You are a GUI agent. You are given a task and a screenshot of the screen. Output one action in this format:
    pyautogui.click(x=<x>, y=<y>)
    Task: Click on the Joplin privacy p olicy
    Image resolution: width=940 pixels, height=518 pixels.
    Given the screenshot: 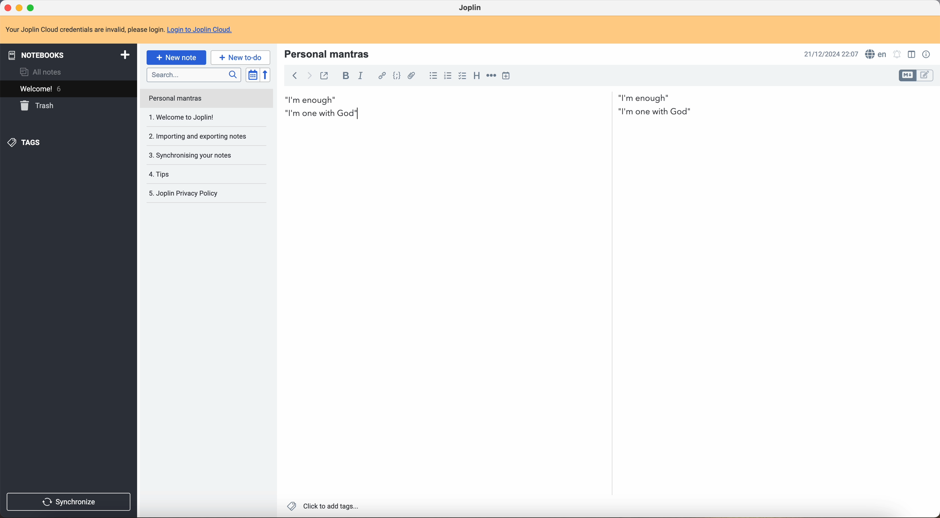 What is the action you would take?
    pyautogui.click(x=183, y=194)
    